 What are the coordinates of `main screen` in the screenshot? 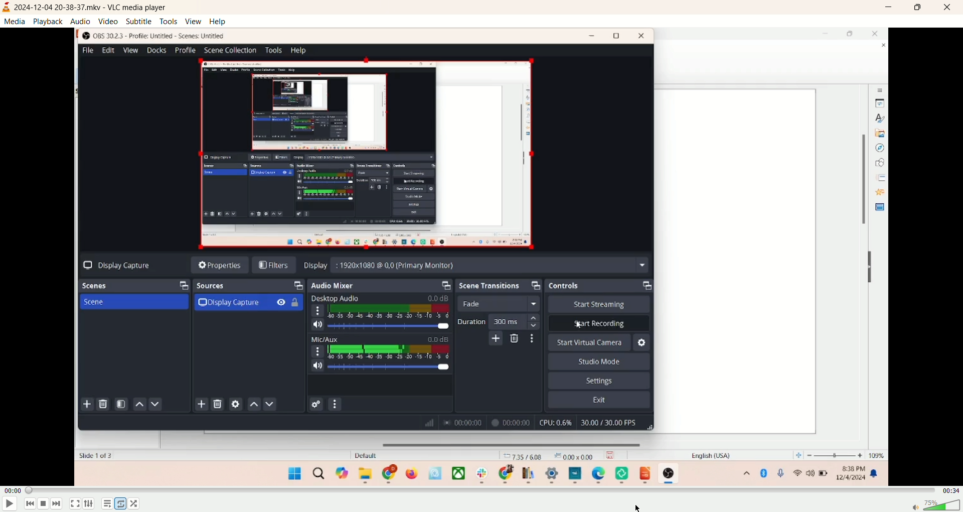 It's located at (483, 254).